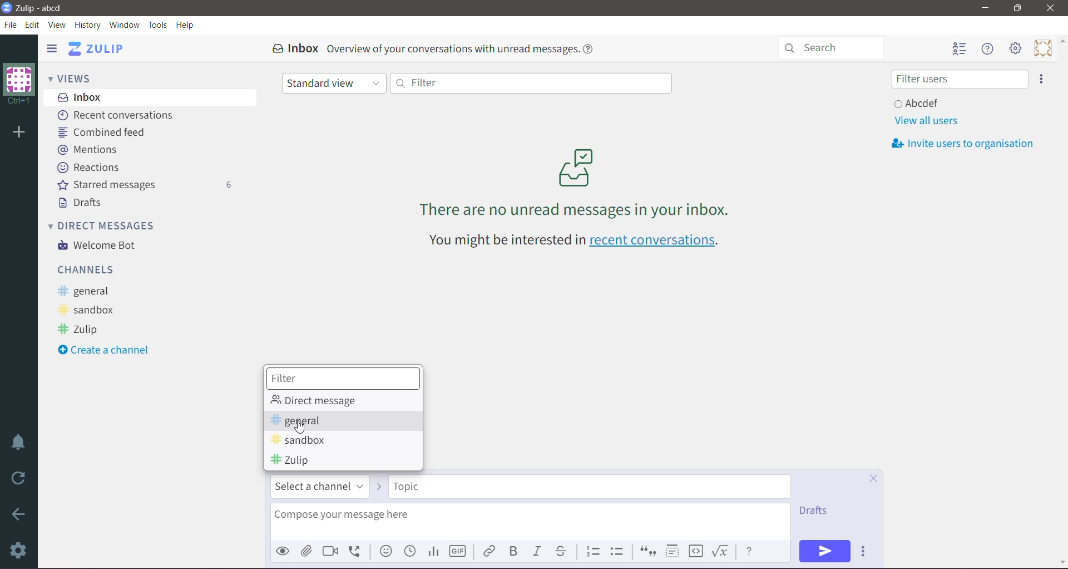 Image resolution: width=1068 pixels, height=569 pixels. Describe the element at coordinates (873, 479) in the screenshot. I see `Cancel Compose` at that location.